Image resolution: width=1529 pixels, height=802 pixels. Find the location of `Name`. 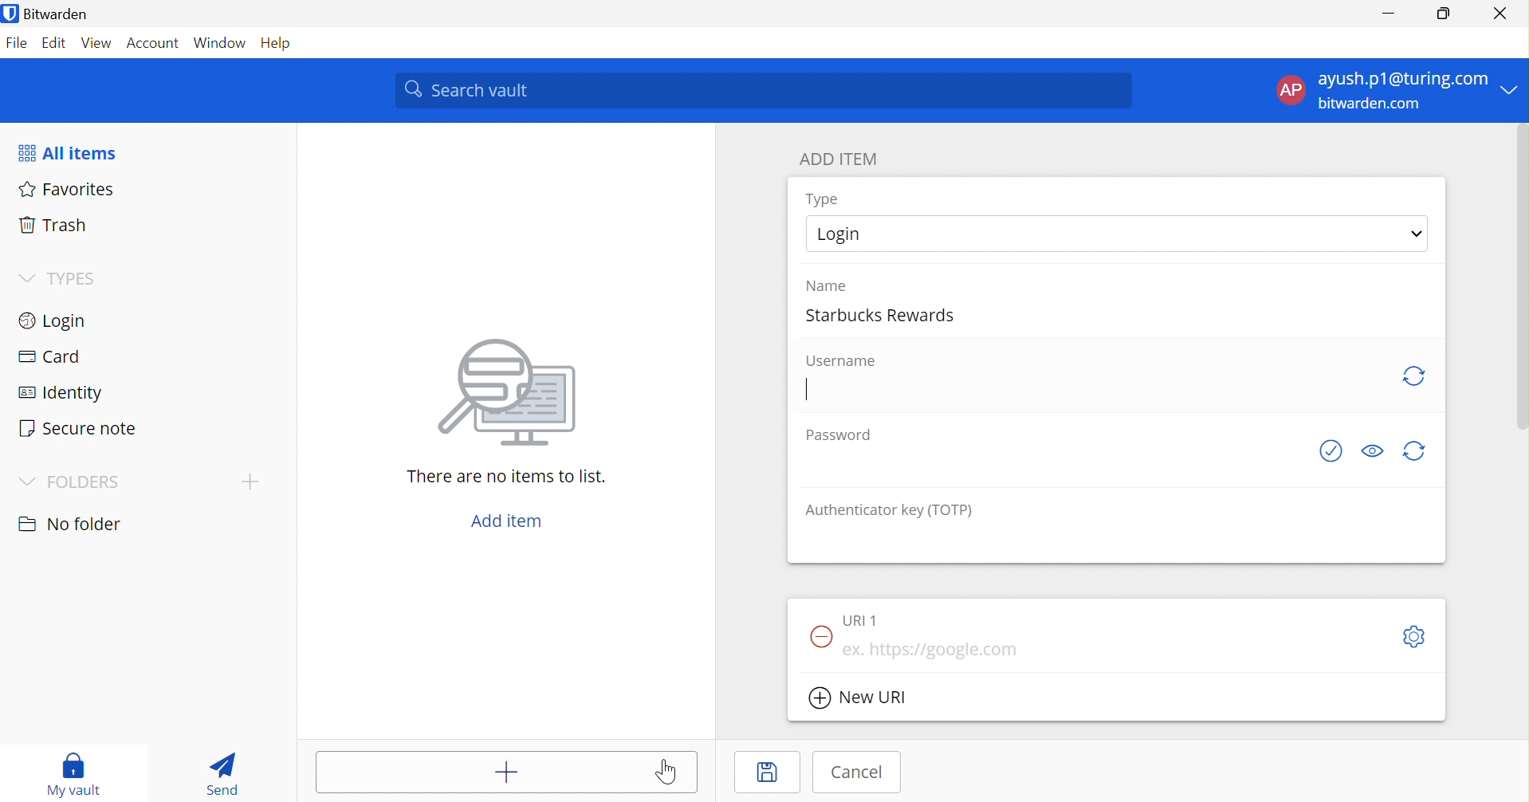

Name is located at coordinates (826, 285).